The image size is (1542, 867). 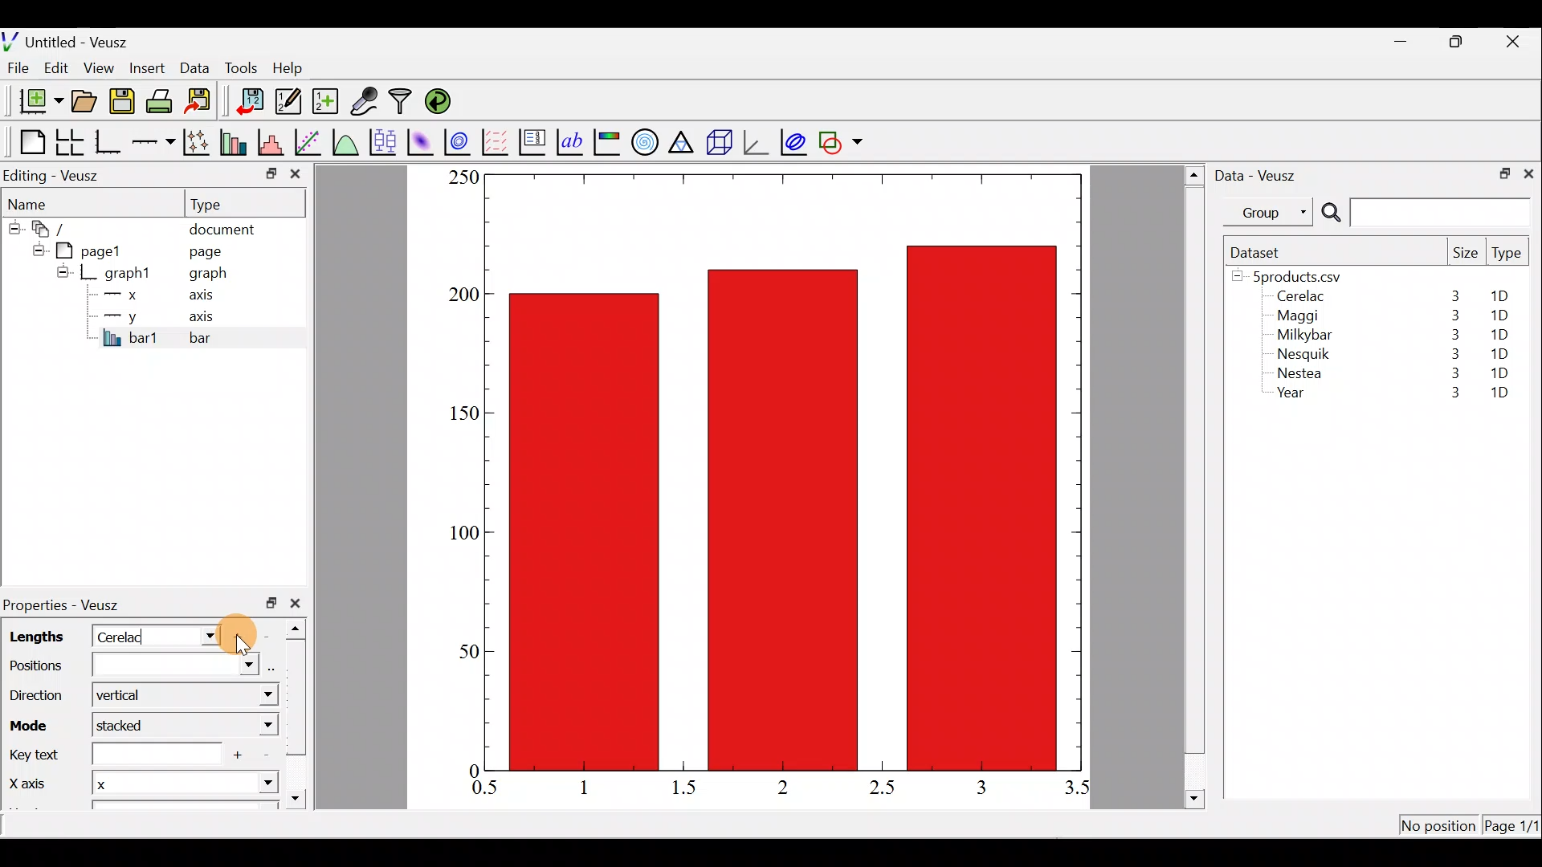 I want to click on Key text, so click(x=110, y=755).